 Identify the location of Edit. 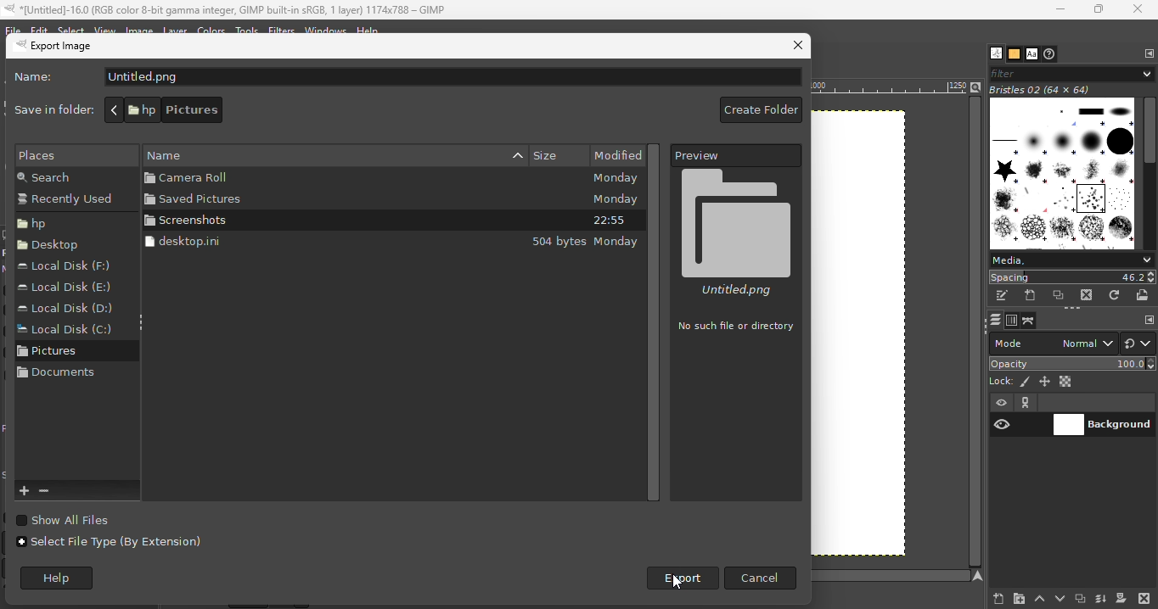
(38, 28).